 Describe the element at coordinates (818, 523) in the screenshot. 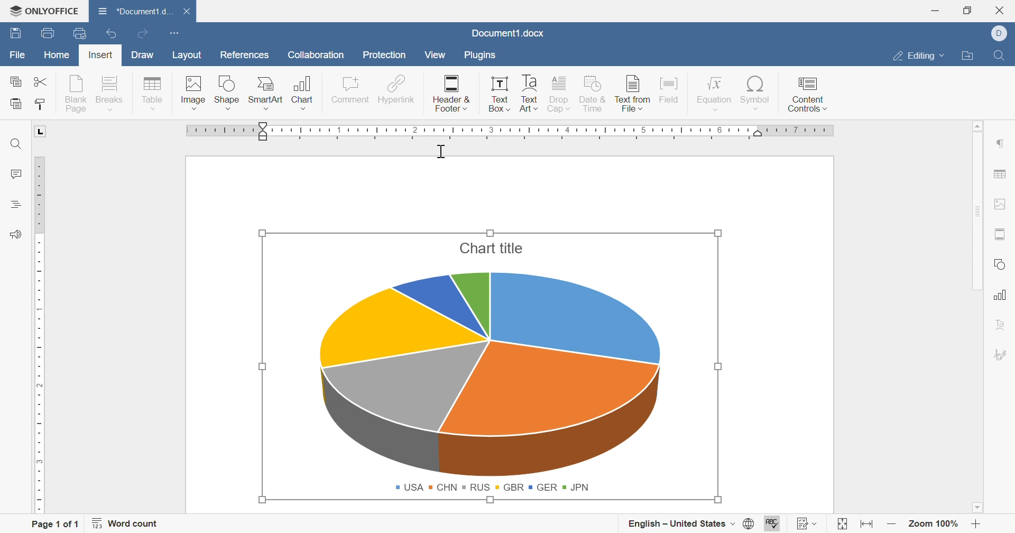

I see `Drop Down` at that location.